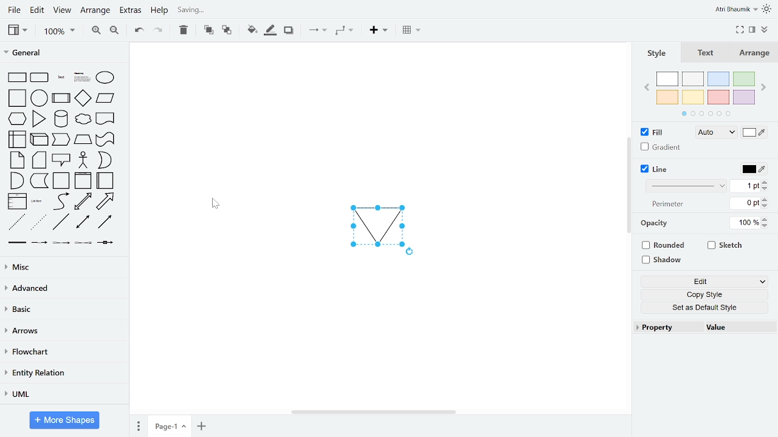 The height and width of the screenshot is (437, 778). Describe the element at coordinates (226, 30) in the screenshot. I see `to back` at that location.